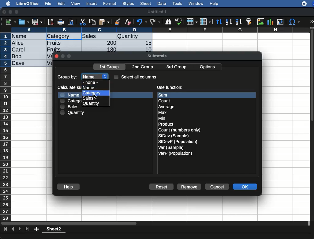  I want to click on row, so click(192, 22).